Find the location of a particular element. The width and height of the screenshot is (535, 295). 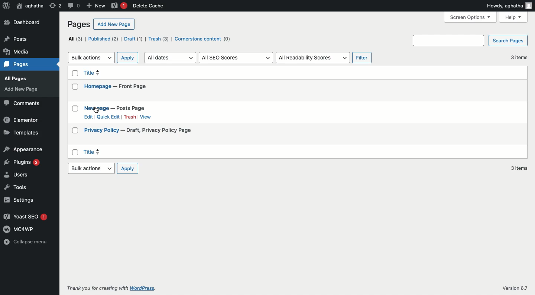

User is located at coordinates (30, 6).